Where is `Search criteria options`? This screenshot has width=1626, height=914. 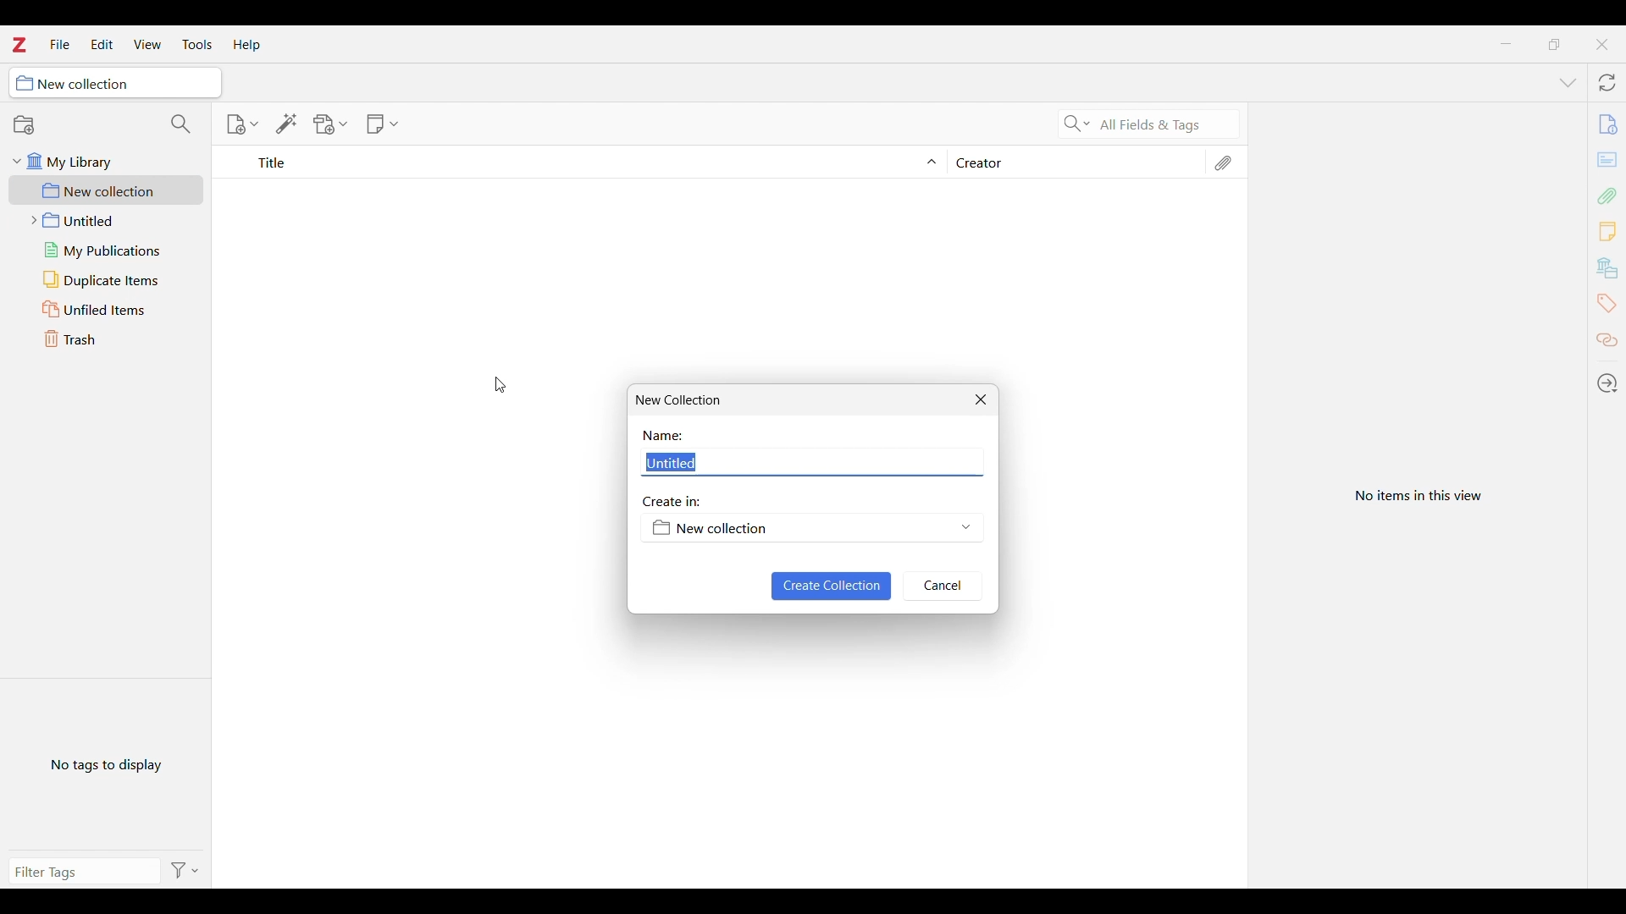 Search criteria options is located at coordinates (1077, 123).